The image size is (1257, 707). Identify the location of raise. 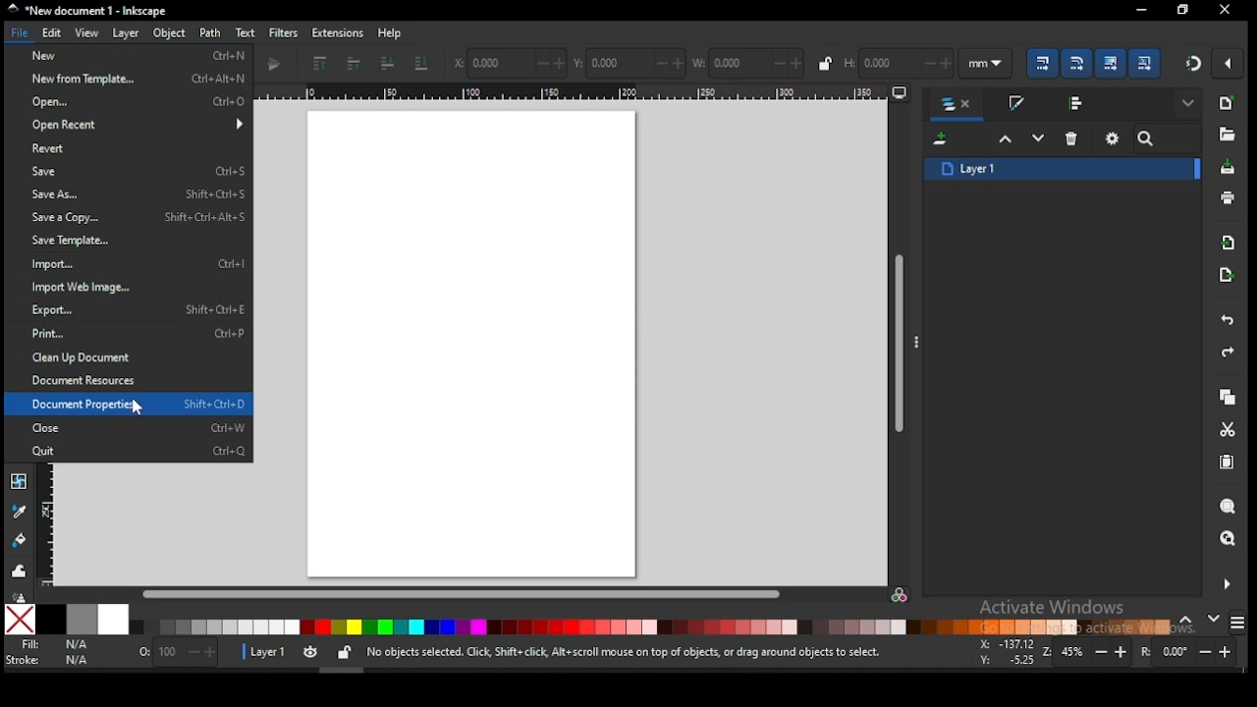
(351, 65).